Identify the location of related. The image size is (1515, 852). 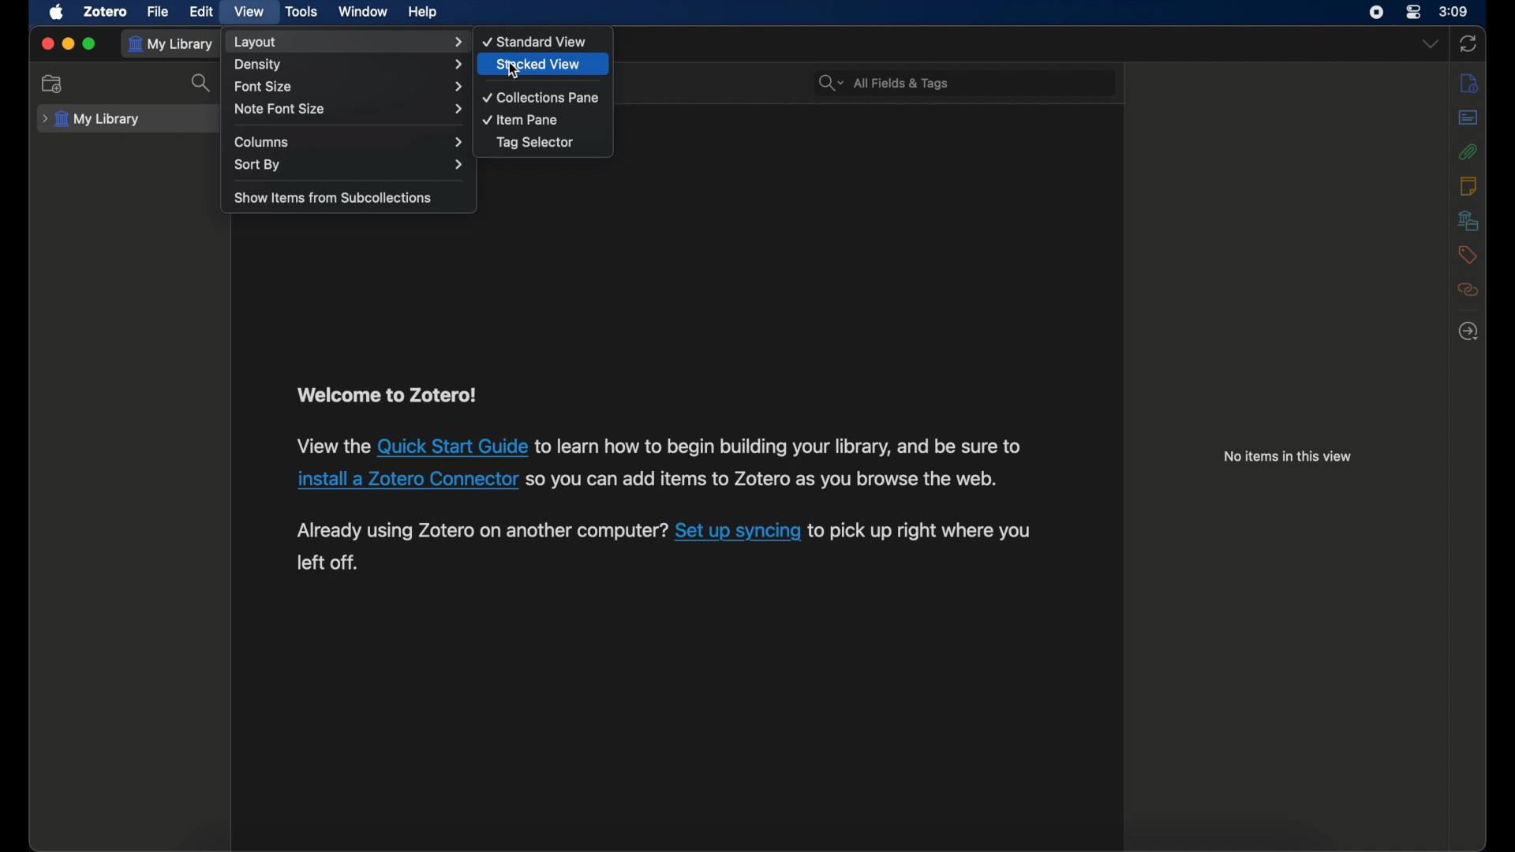
(1468, 290).